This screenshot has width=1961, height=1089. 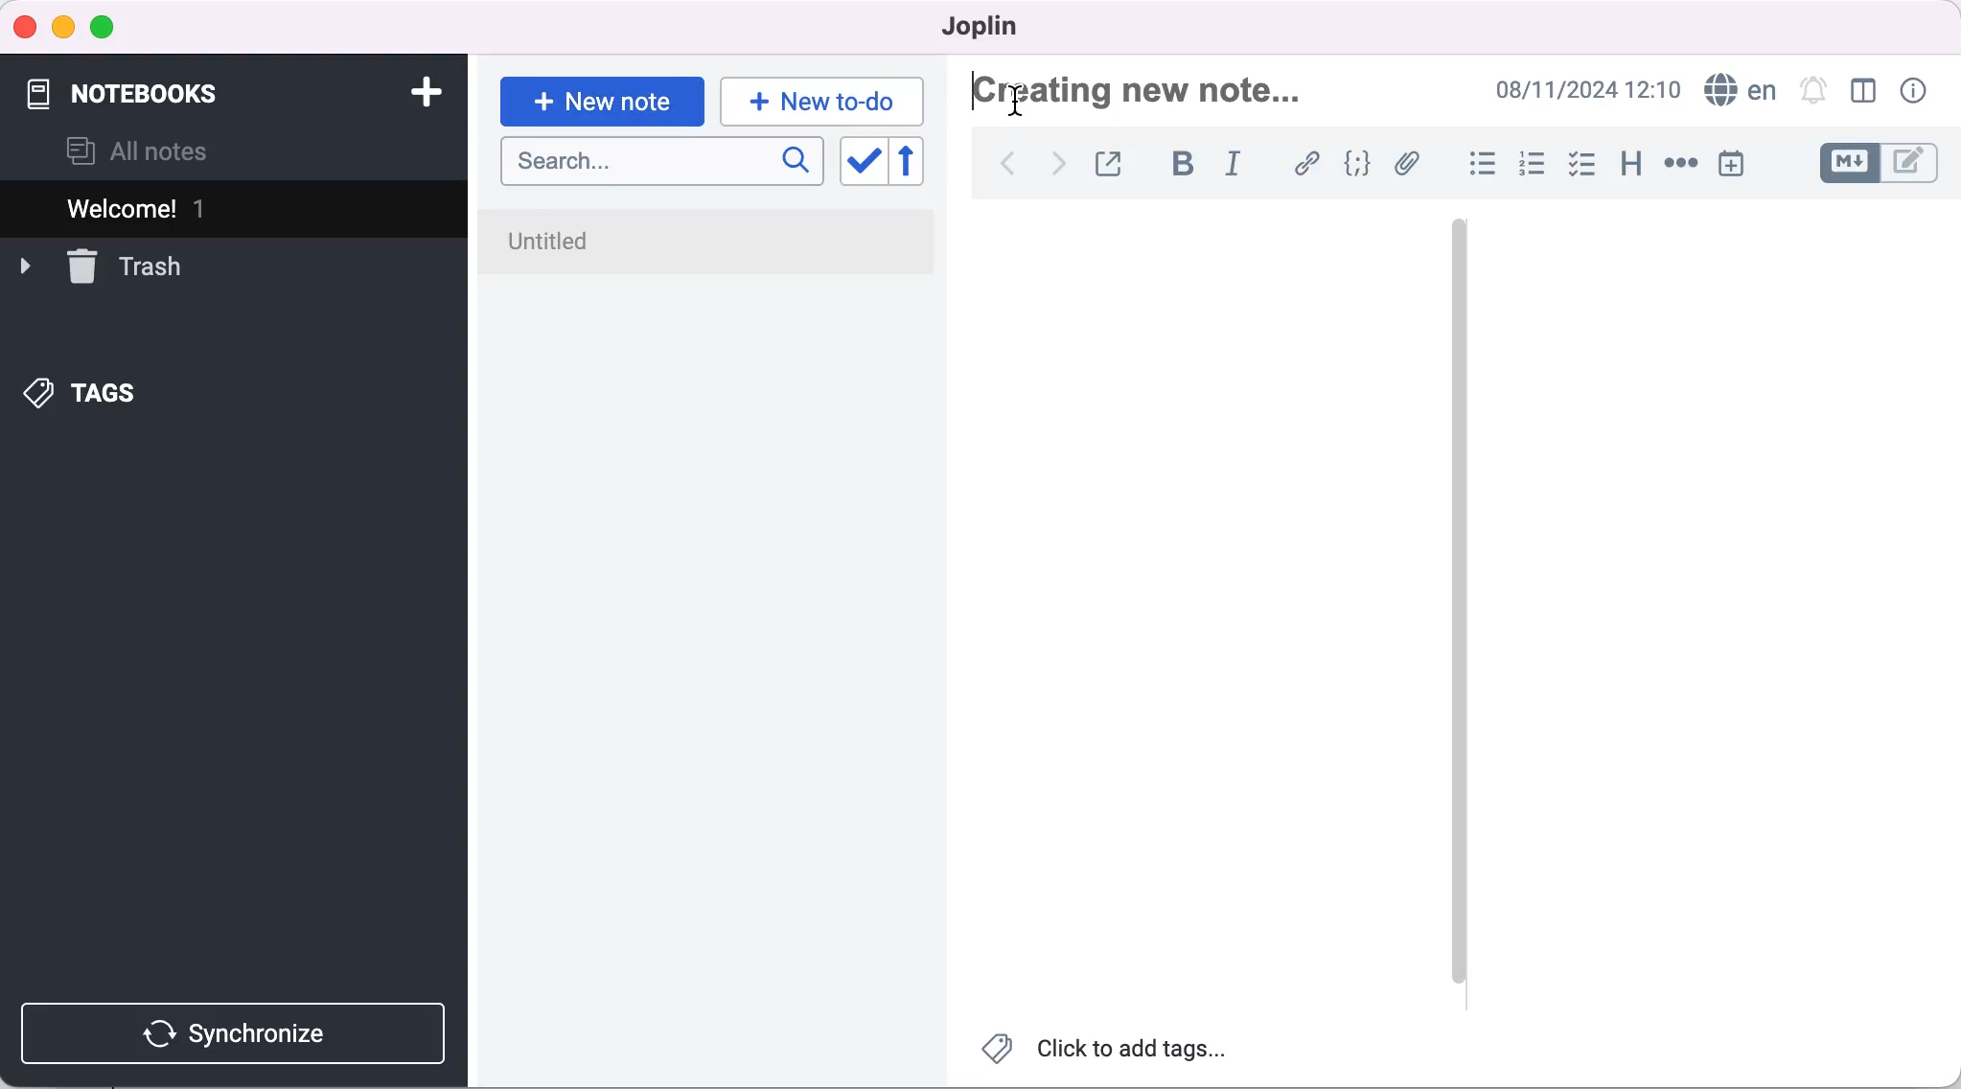 I want to click on insert time, so click(x=1742, y=163).